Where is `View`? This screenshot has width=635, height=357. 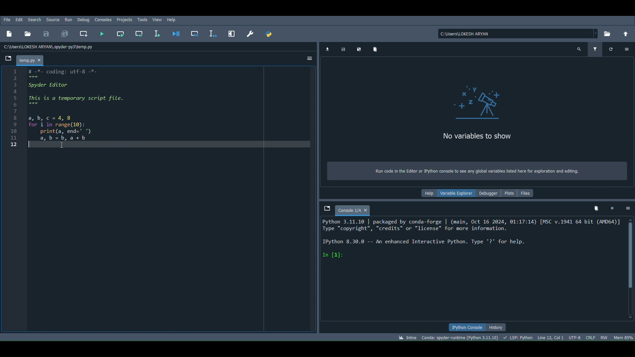
View is located at coordinates (157, 20).